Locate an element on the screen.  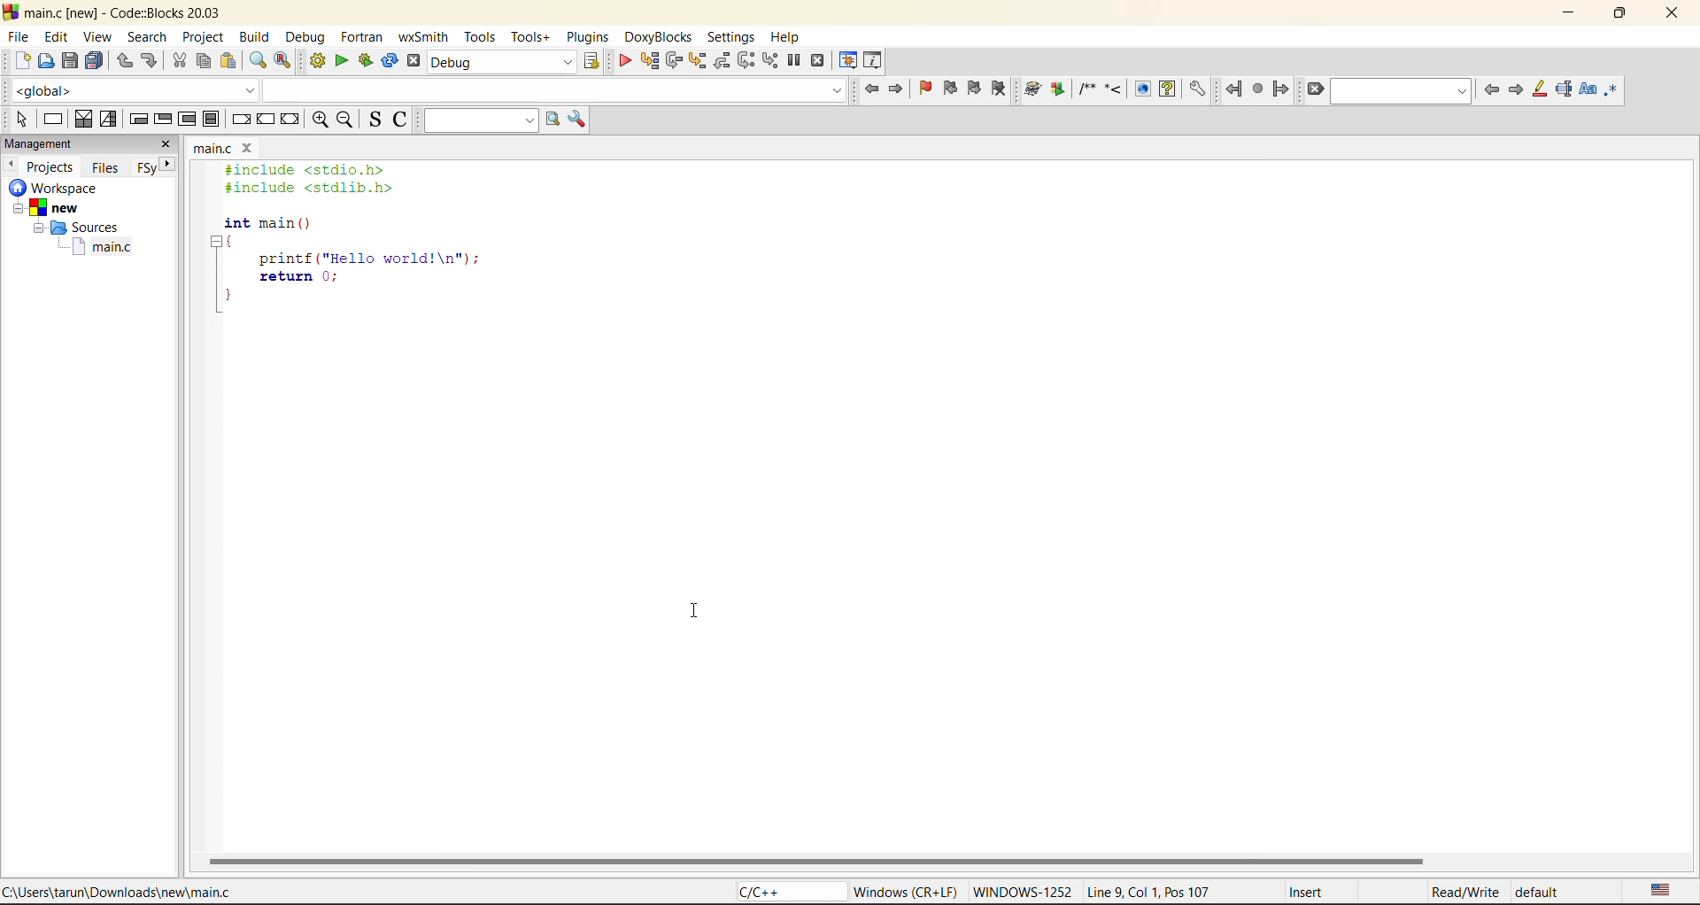
horizontal scroll bar is located at coordinates (815, 861).